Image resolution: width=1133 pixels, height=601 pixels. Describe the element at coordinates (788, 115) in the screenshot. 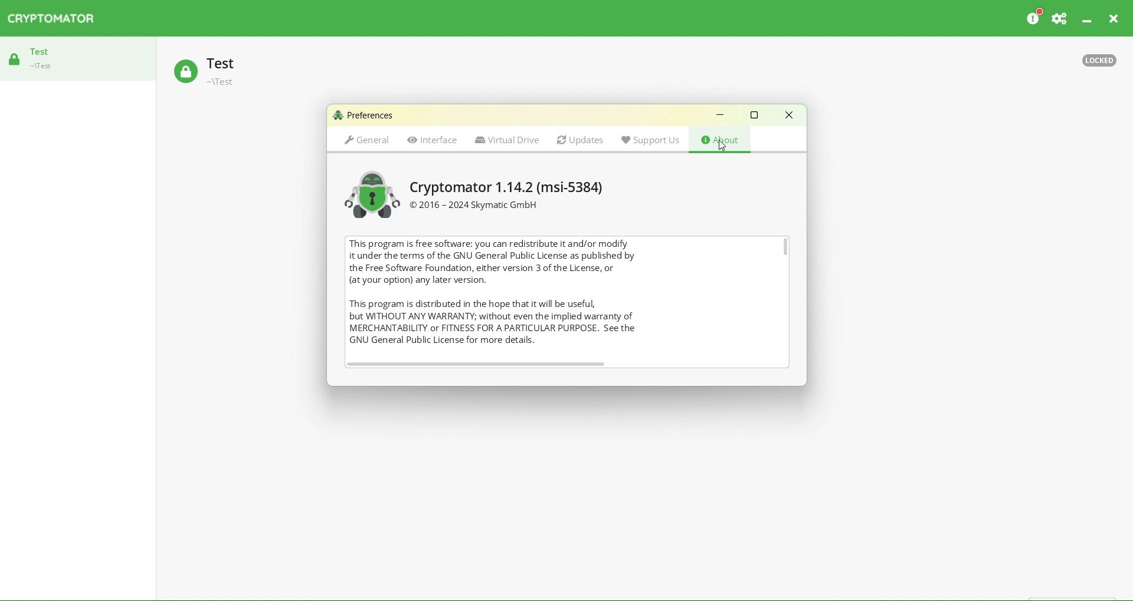

I see `Close` at that location.